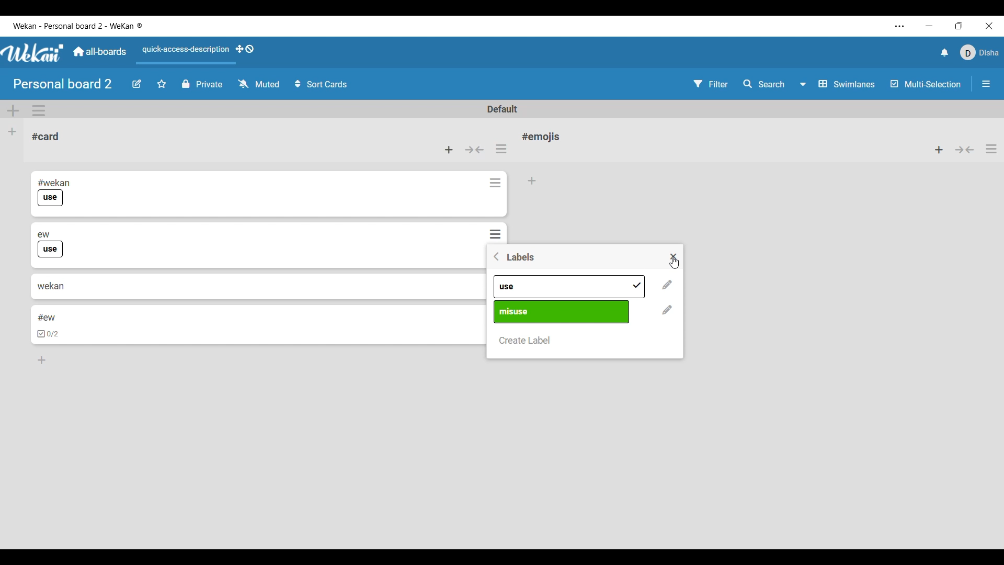 Image resolution: width=1004 pixels, height=565 pixels. Describe the element at coordinates (979, 52) in the screenshot. I see `Current account` at that location.